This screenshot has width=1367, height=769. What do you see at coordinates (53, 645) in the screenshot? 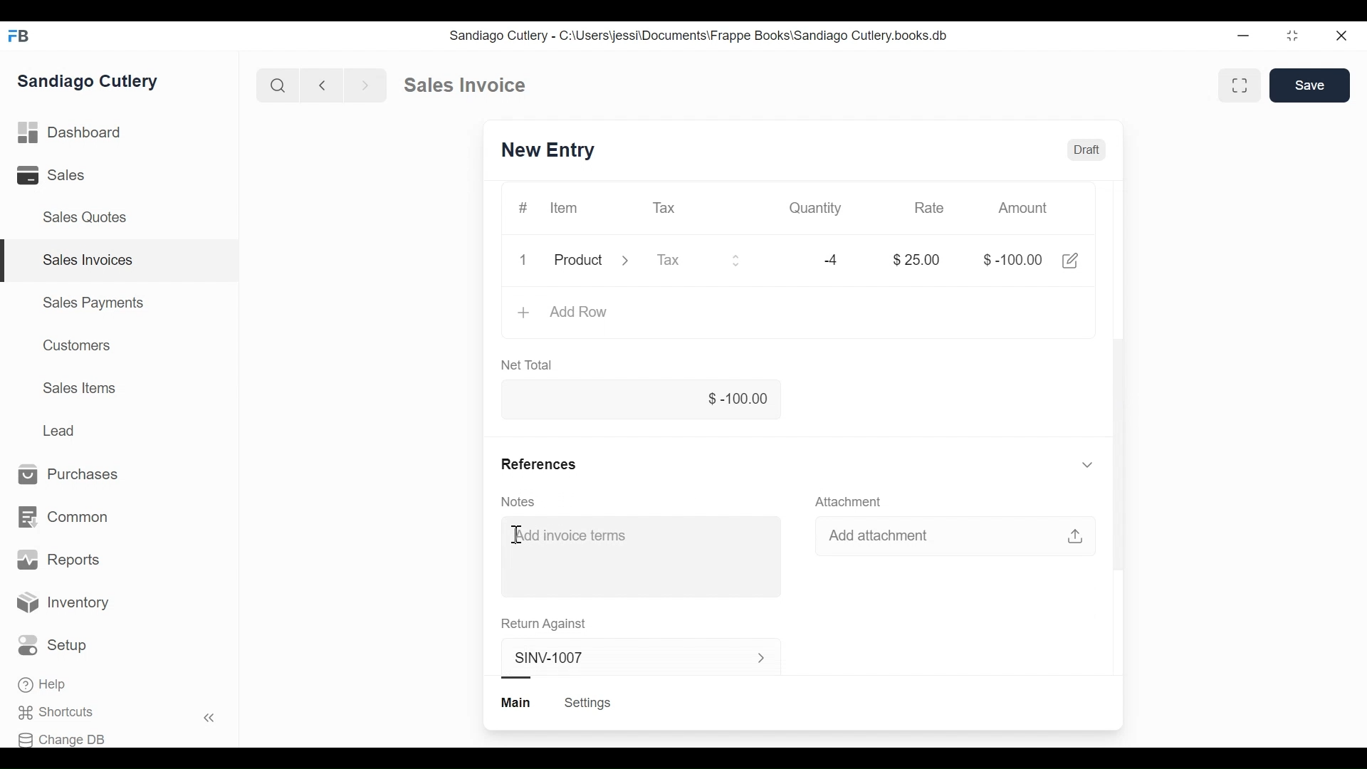
I see `Setup` at bounding box center [53, 645].